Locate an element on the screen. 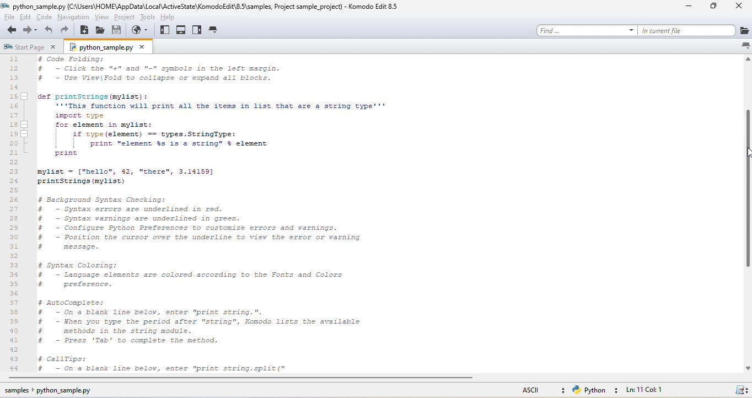 Image resolution: width=752 pixels, height=398 pixels. minimize is located at coordinates (691, 7).